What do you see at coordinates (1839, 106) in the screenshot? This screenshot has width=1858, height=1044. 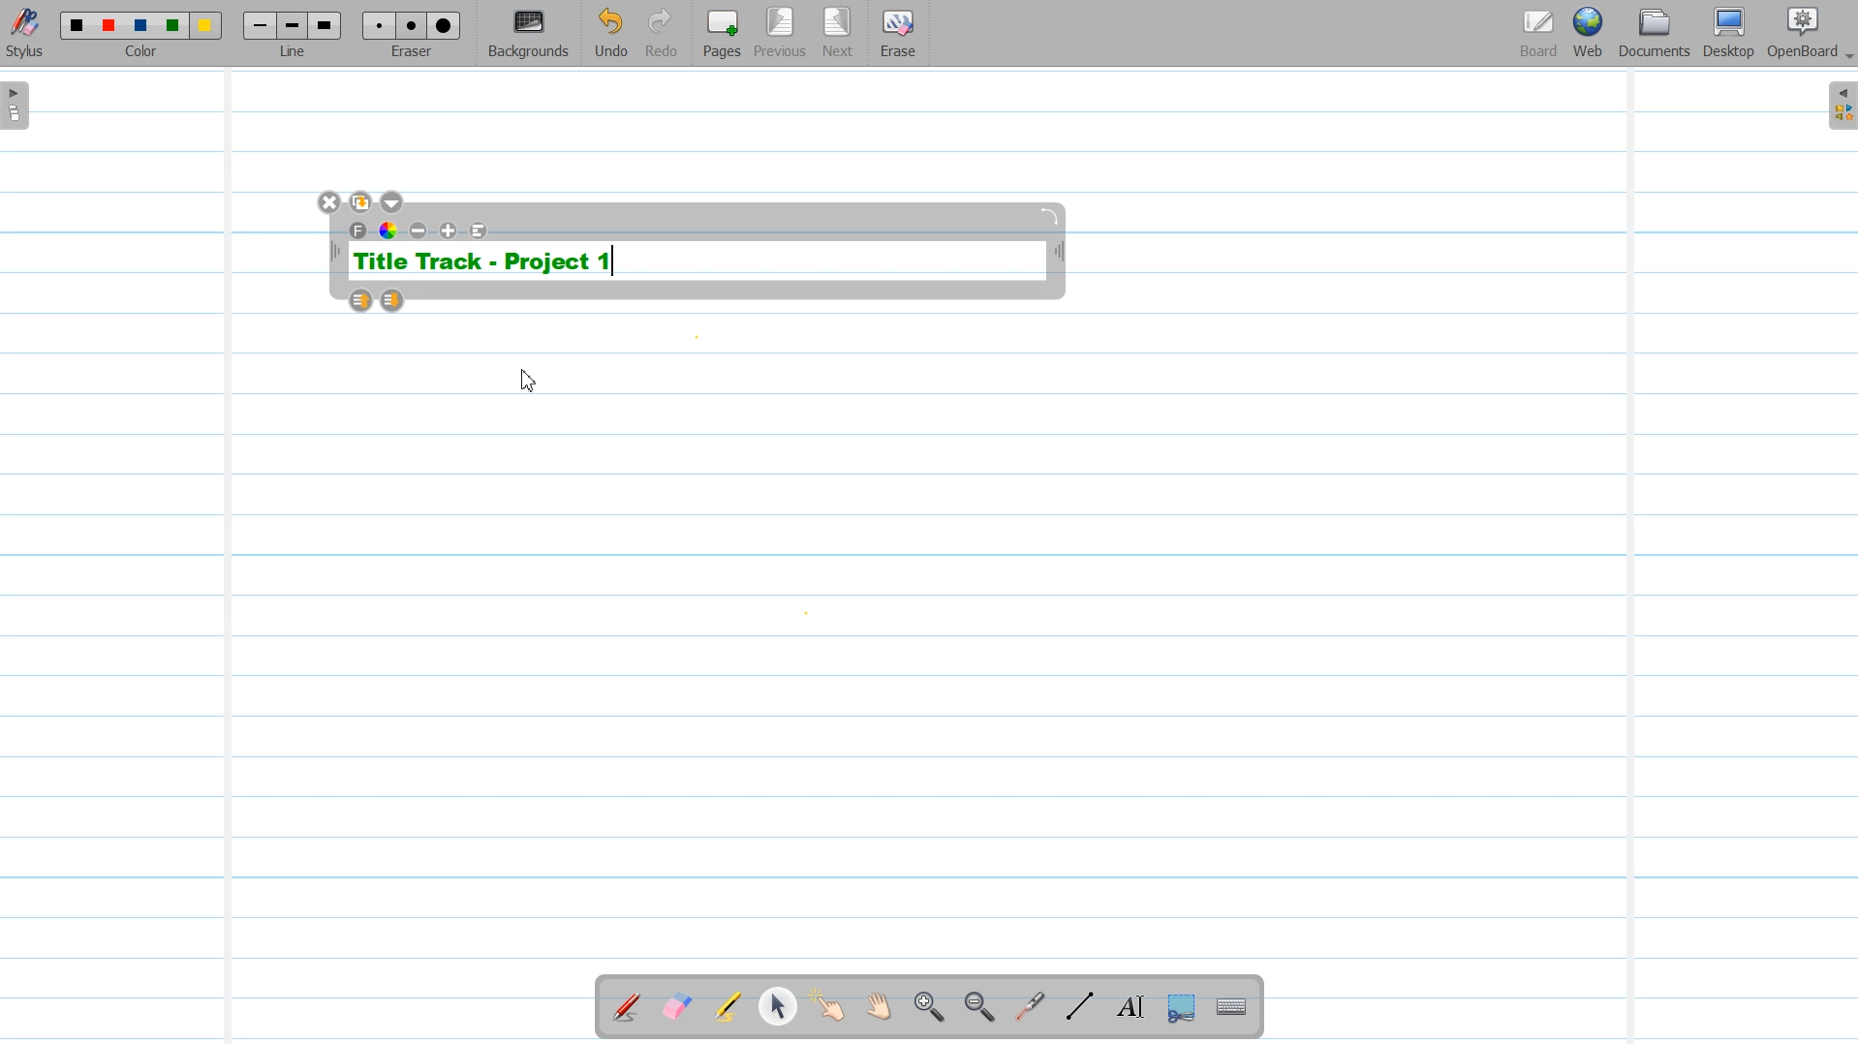 I see `Sidebar ` at bounding box center [1839, 106].